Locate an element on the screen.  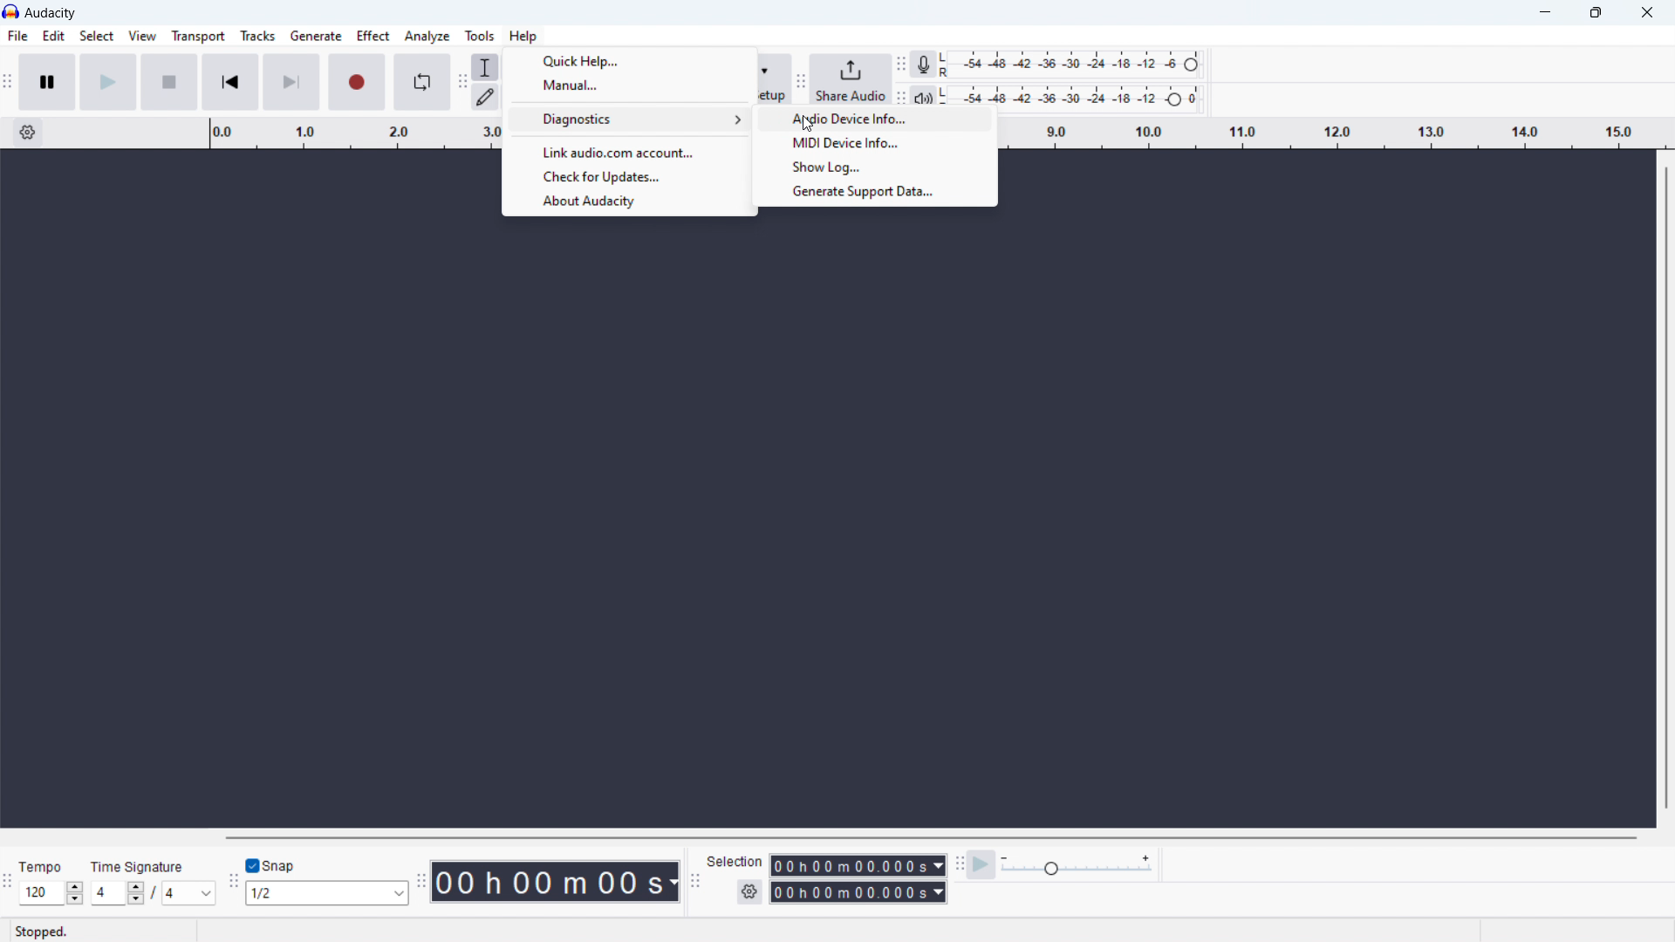
Stopped is located at coordinates (42, 931).